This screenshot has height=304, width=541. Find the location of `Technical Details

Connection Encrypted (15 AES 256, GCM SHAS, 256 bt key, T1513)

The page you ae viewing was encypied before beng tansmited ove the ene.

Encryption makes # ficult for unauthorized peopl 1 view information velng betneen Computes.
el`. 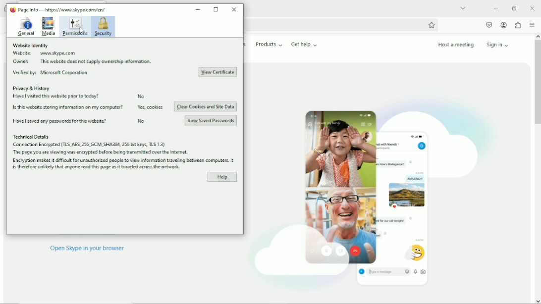

Technical Details

Connection Encrypted (15 AES 256, GCM SHAS, 256 bt key, T1513)

The page you ae viewing was encypied before beng tansmited ove the ene.

Encryption makes # ficult for unauthorized peopl 1 view information velng betneen Computes.
el is located at coordinates (123, 151).